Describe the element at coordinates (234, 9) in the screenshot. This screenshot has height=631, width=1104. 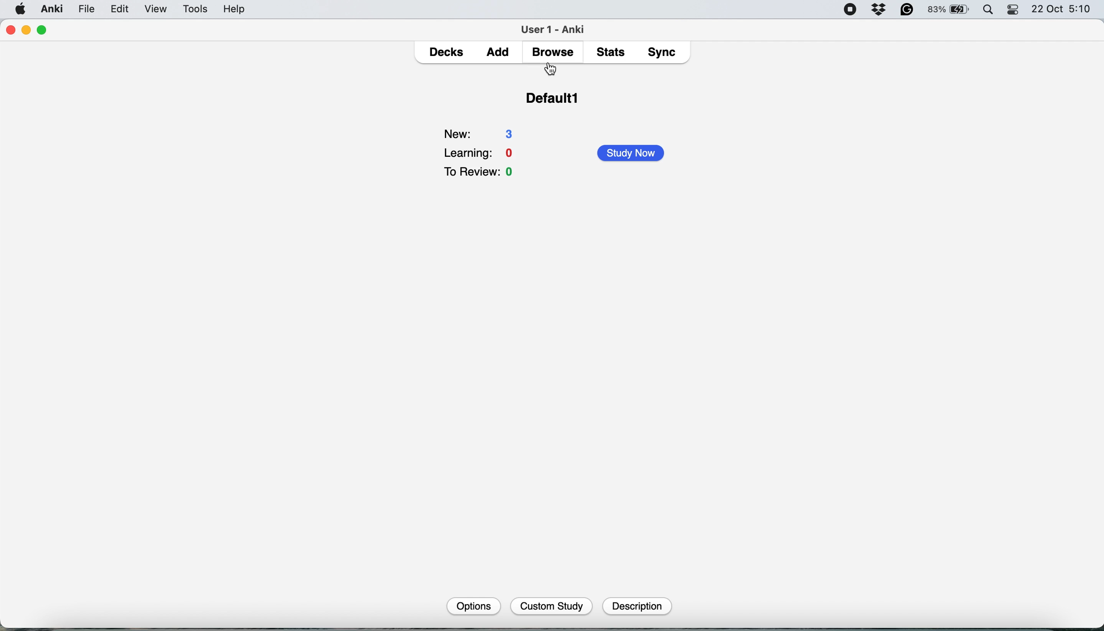
I see `help` at that location.